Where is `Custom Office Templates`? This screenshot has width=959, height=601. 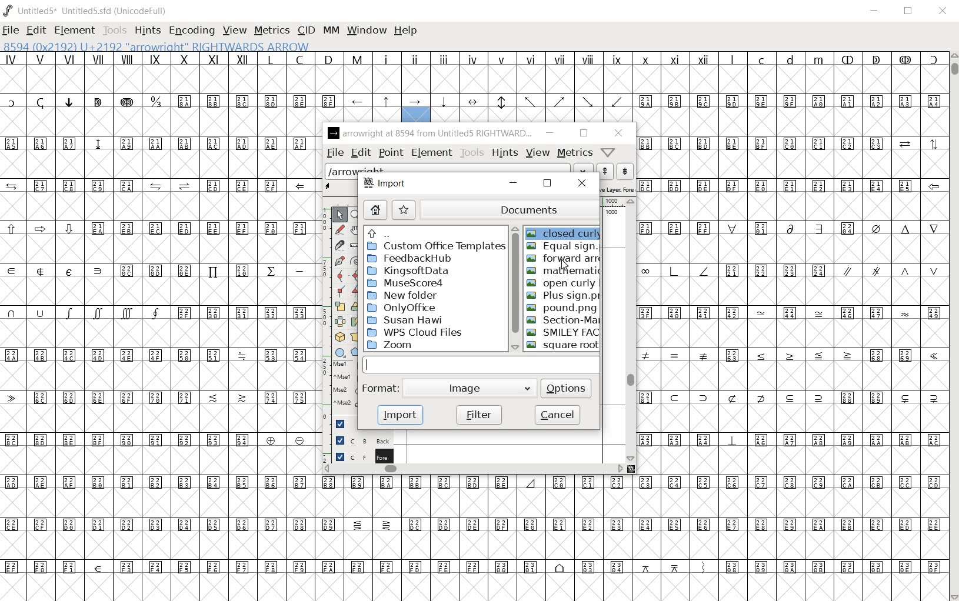 Custom Office Templates is located at coordinates (435, 246).